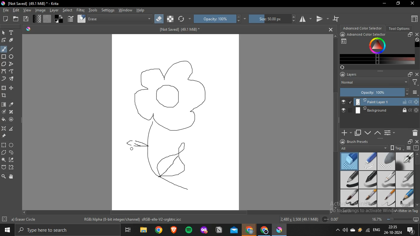  I want to click on tool options, so click(400, 28).